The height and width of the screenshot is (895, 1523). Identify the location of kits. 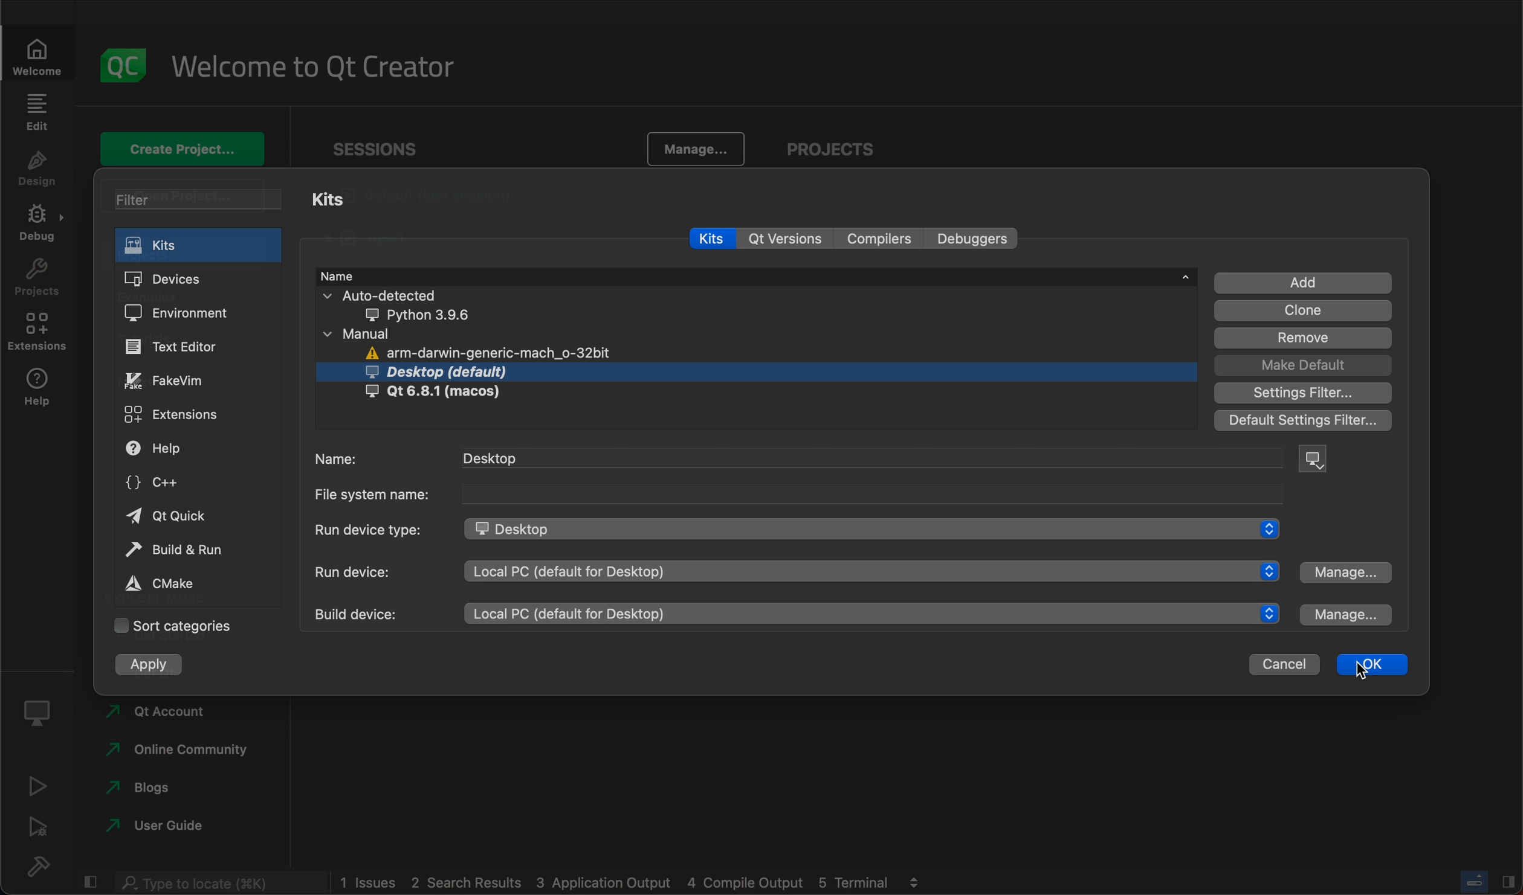
(201, 247).